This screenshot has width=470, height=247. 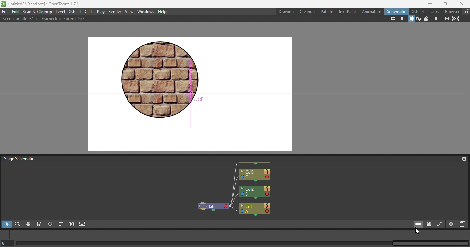 What do you see at coordinates (75, 12) in the screenshot?
I see `Xsheet` at bounding box center [75, 12].